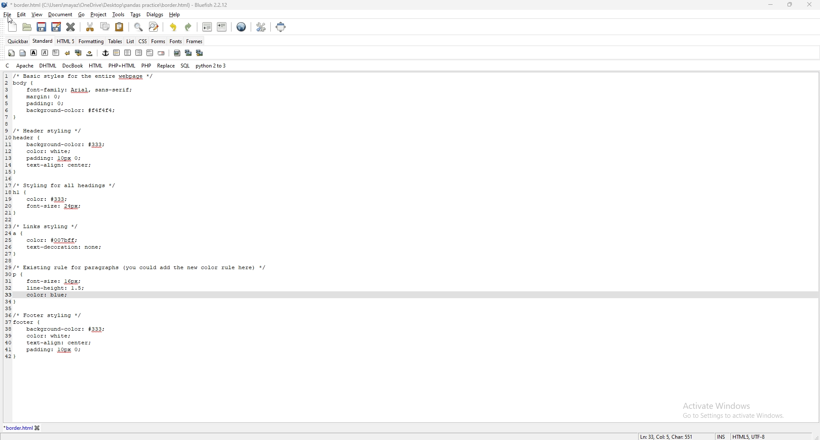 The image size is (820, 440). What do you see at coordinates (5, 5) in the screenshot?
I see `bluefish logo` at bounding box center [5, 5].